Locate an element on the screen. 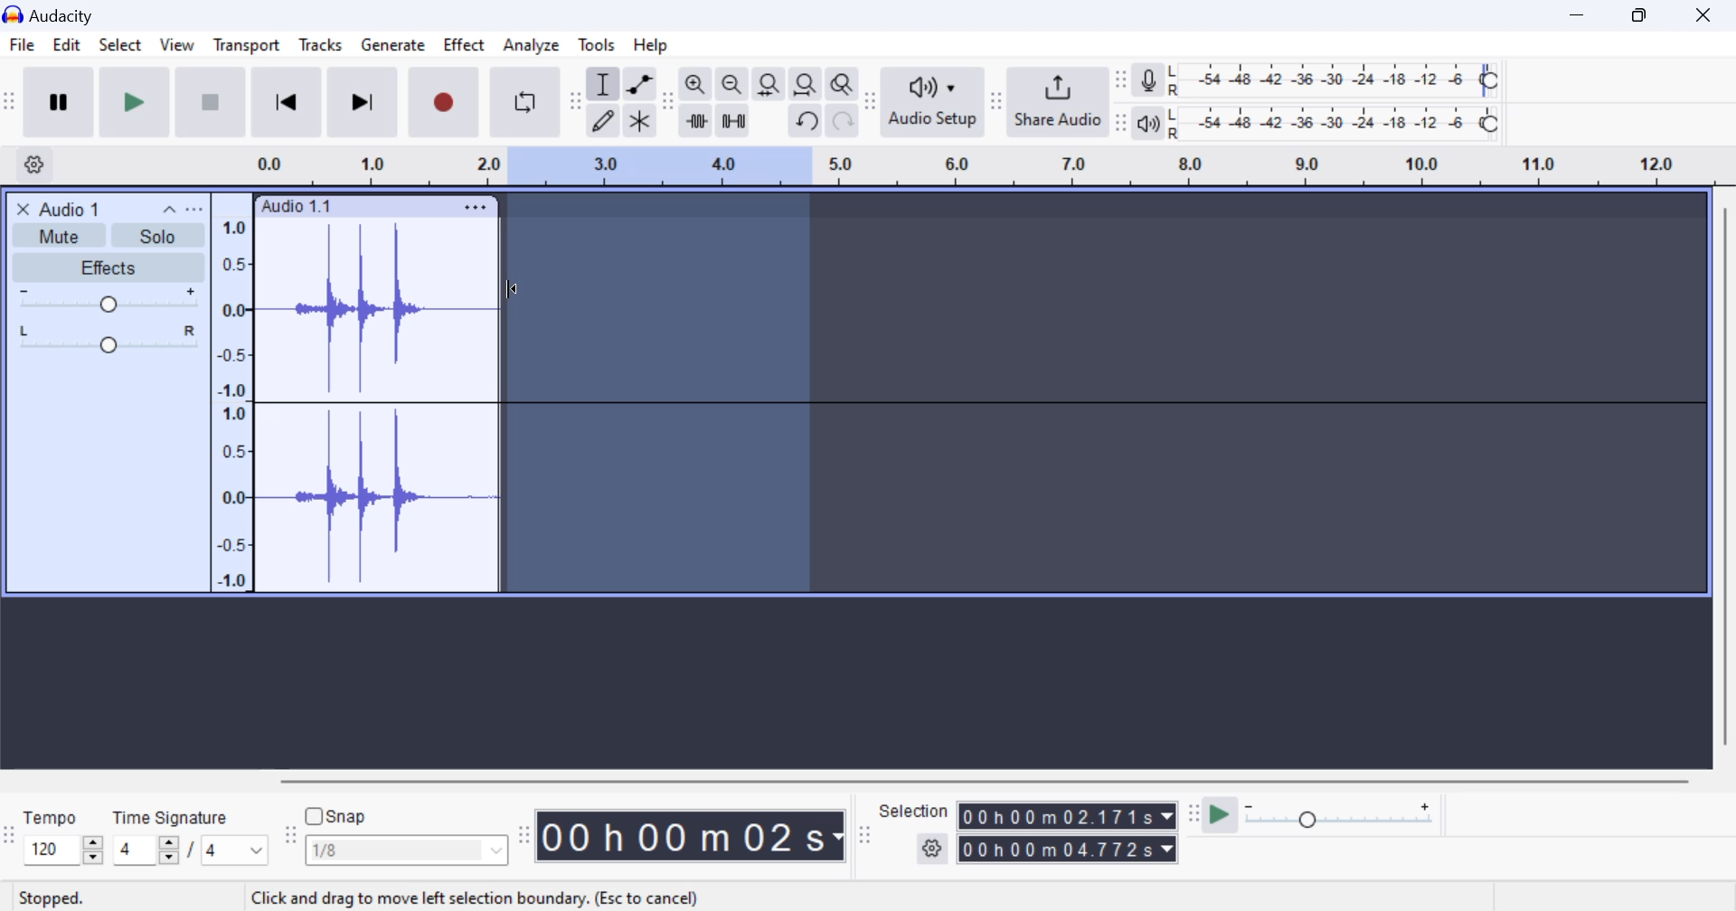 Image resolution: width=1736 pixels, height=911 pixels. Stop is located at coordinates (212, 101).